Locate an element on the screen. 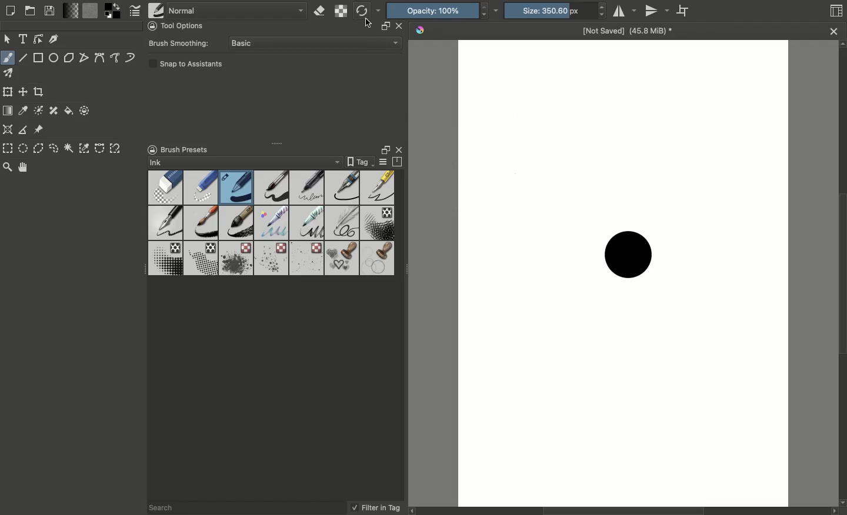 This screenshot has height=515, width=847. Snap to assistants is located at coordinates (186, 66).